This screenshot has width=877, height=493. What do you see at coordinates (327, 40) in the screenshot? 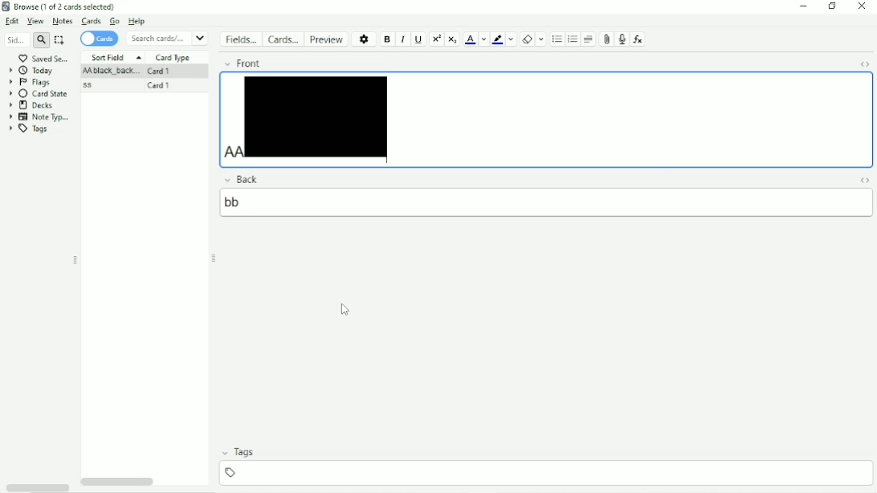
I see `Preview` at bounding box center [327, 40].